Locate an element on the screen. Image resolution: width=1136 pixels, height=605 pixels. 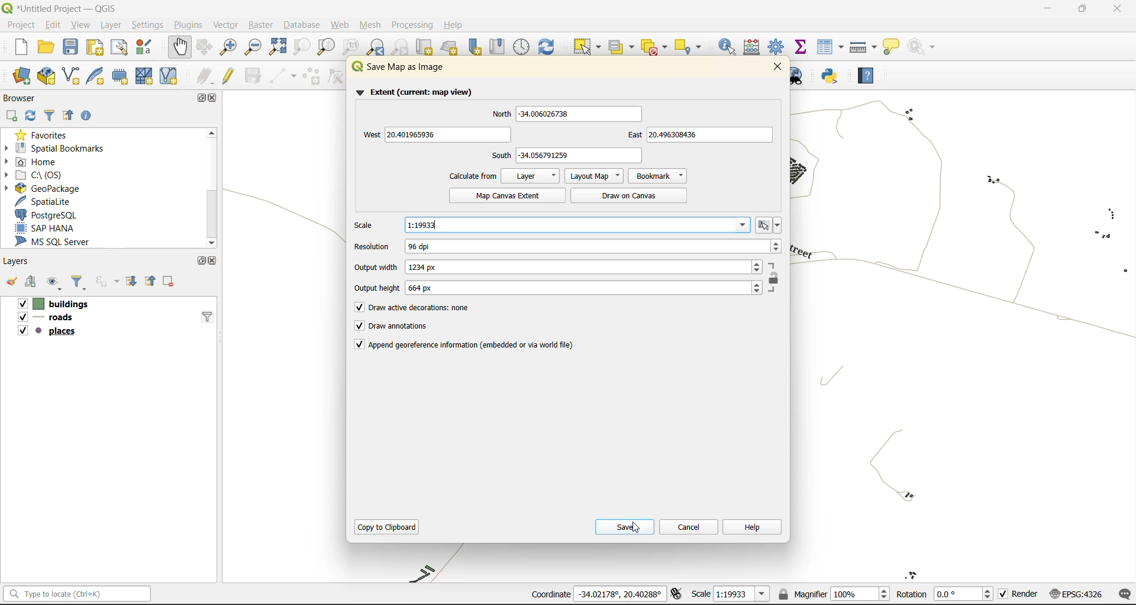
north is located at coordinates (563, 113).